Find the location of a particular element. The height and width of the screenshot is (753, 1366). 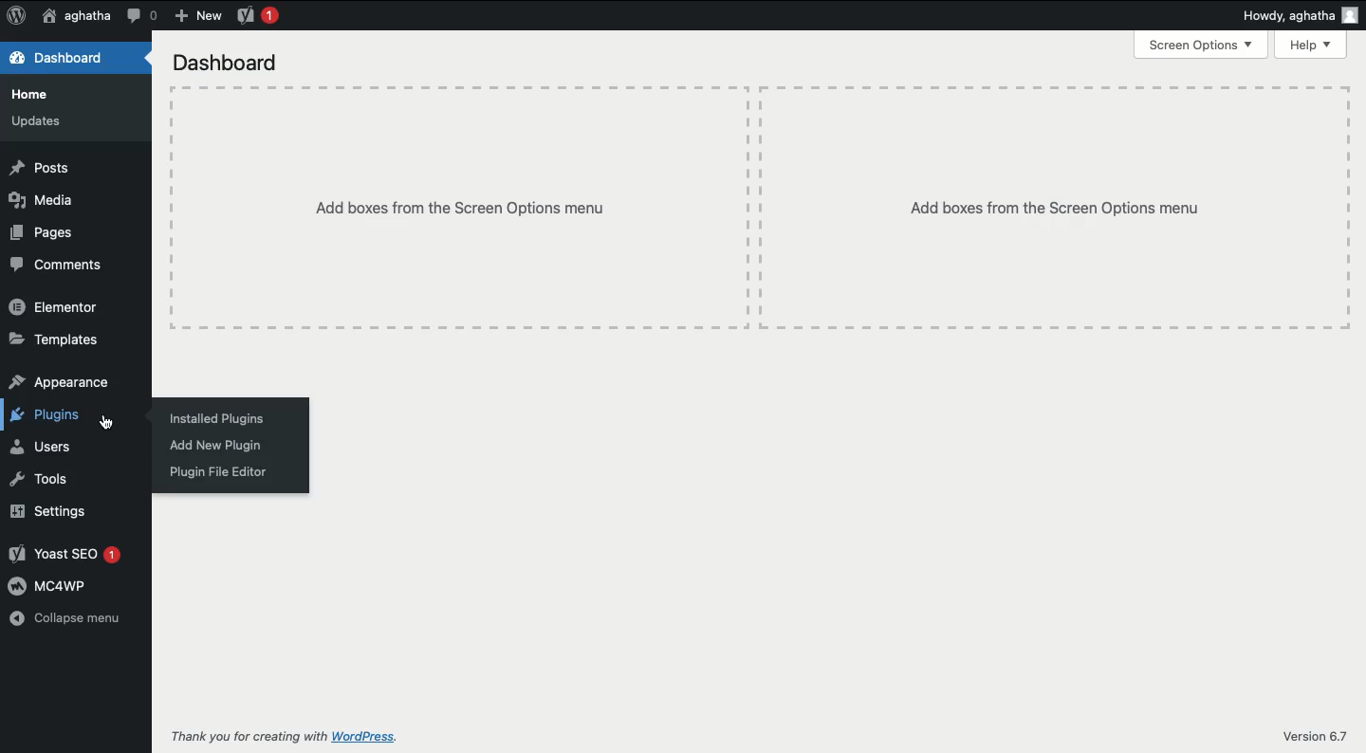

Dashboard is located at coordinates (230, 64).